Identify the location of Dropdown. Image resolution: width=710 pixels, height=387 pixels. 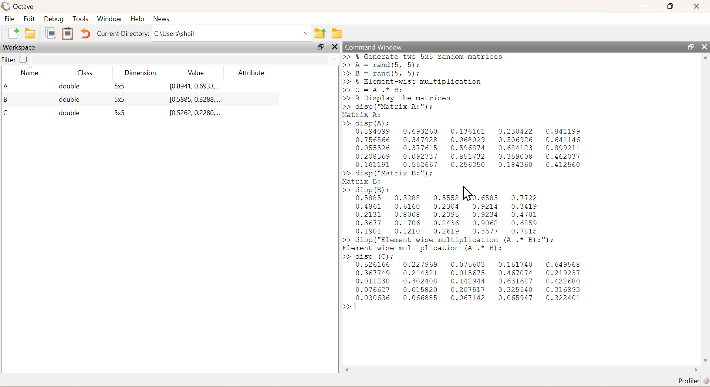
(331, 58).